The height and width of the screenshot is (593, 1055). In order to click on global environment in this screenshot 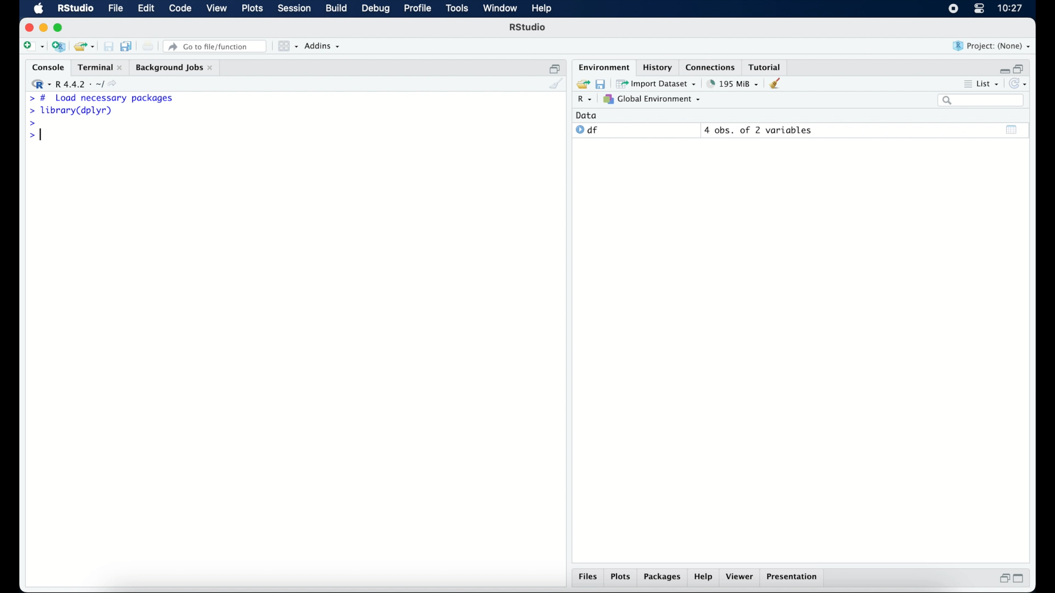, I will do `click(652, 99)`.